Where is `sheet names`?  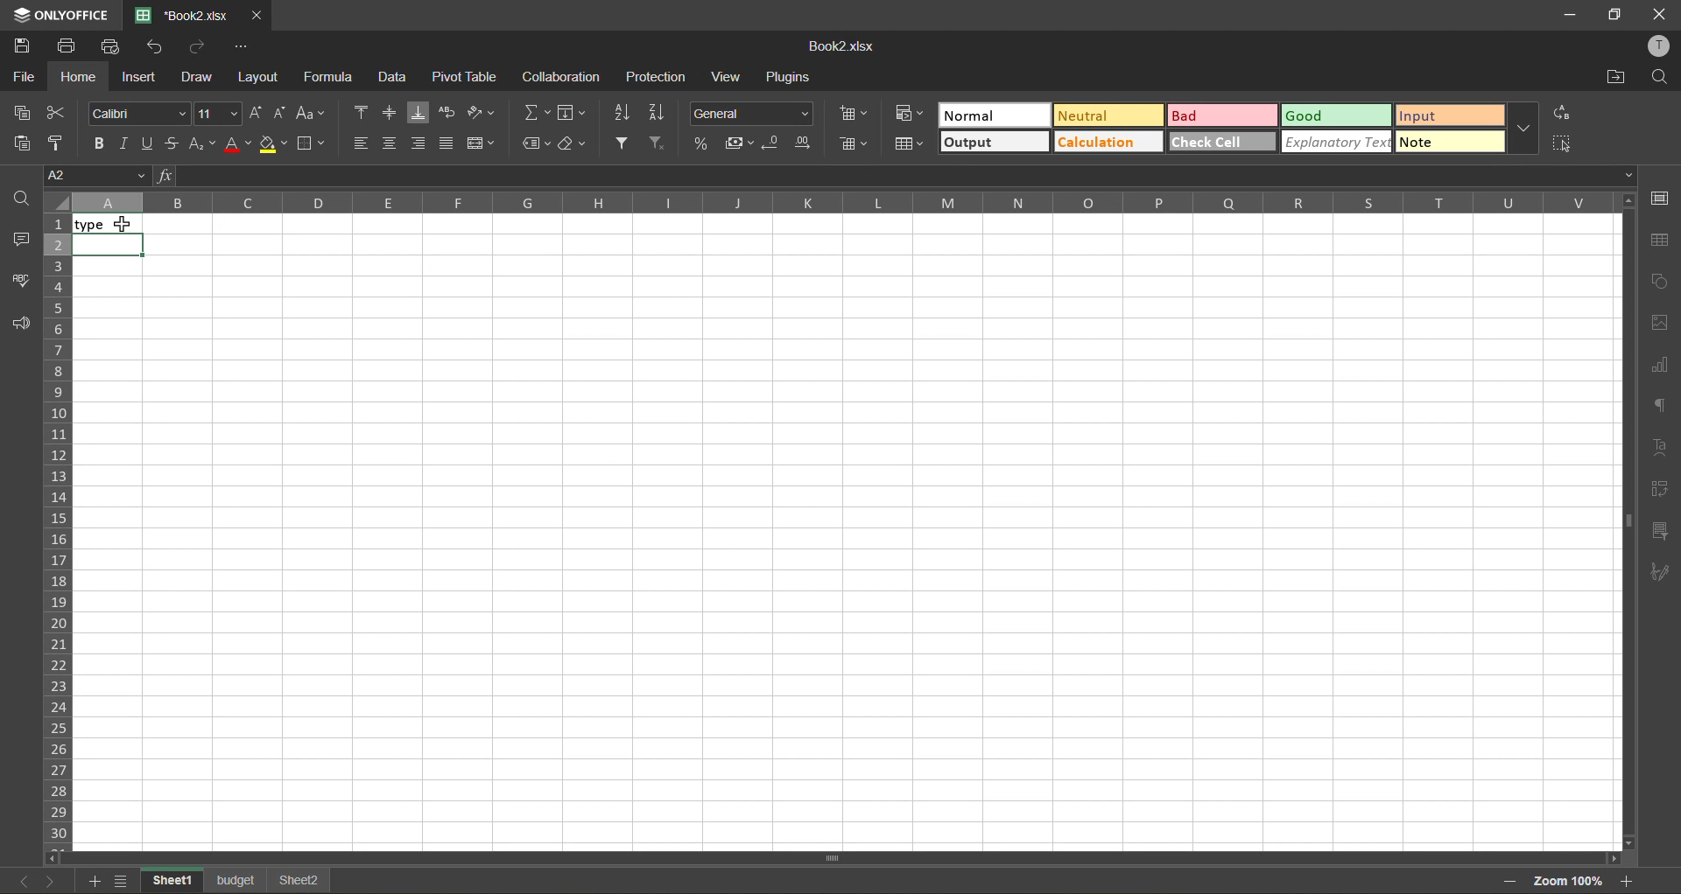 sheet names is located at coordinates (240, 880).